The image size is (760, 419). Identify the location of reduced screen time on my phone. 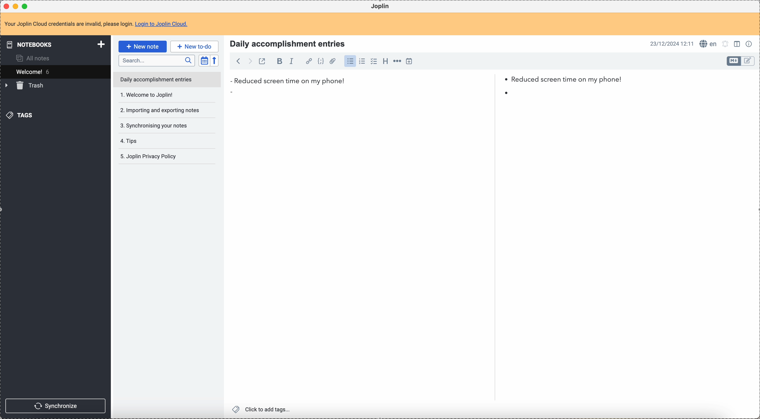
(426, 81).